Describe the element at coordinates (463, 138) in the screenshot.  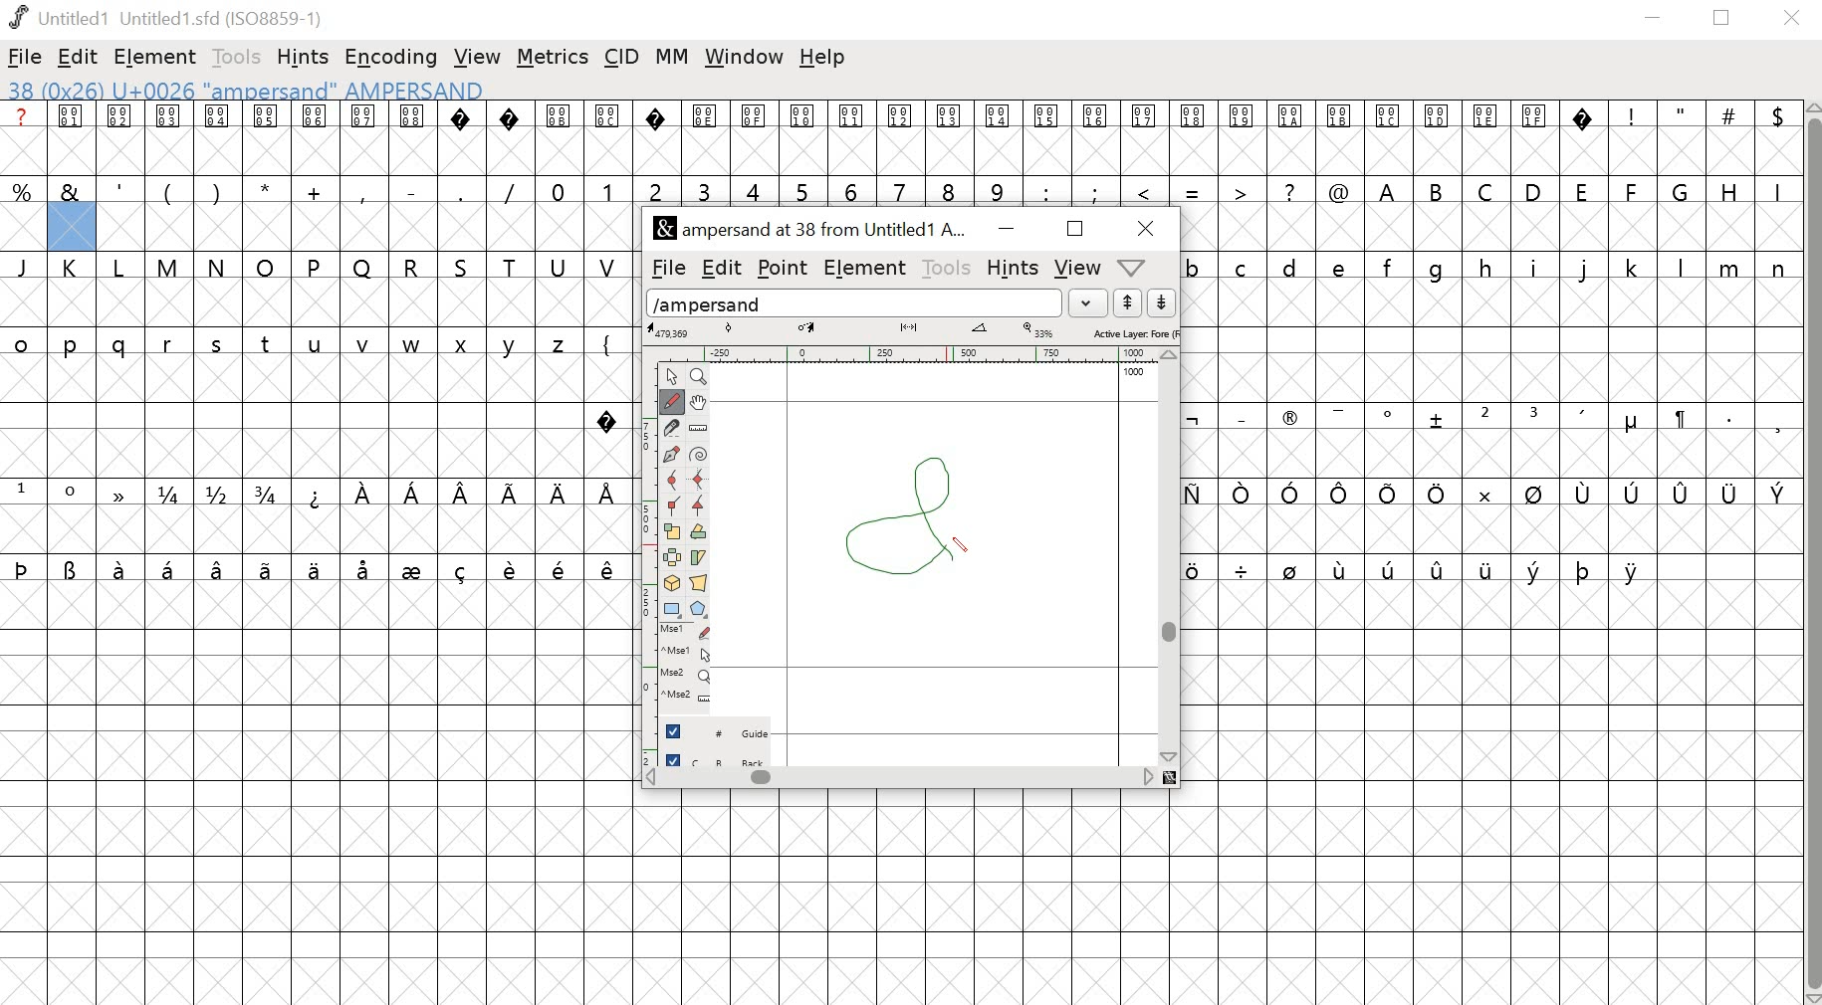
I see `?` at that location.